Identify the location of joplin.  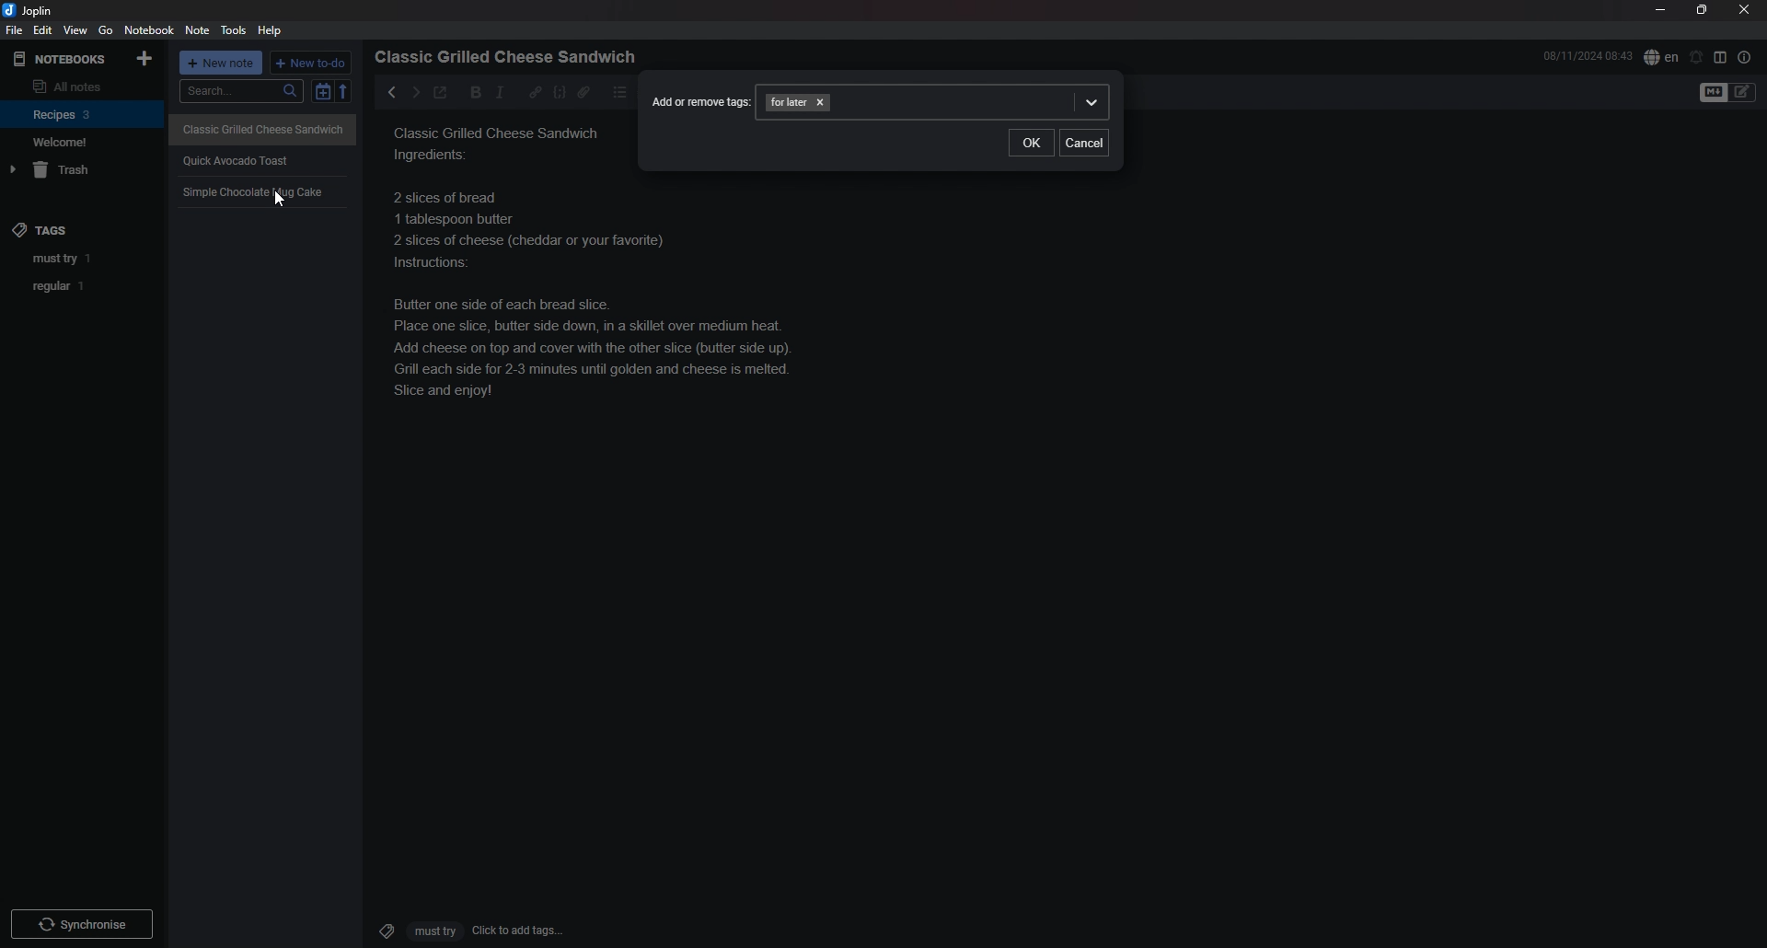
(30, 10).